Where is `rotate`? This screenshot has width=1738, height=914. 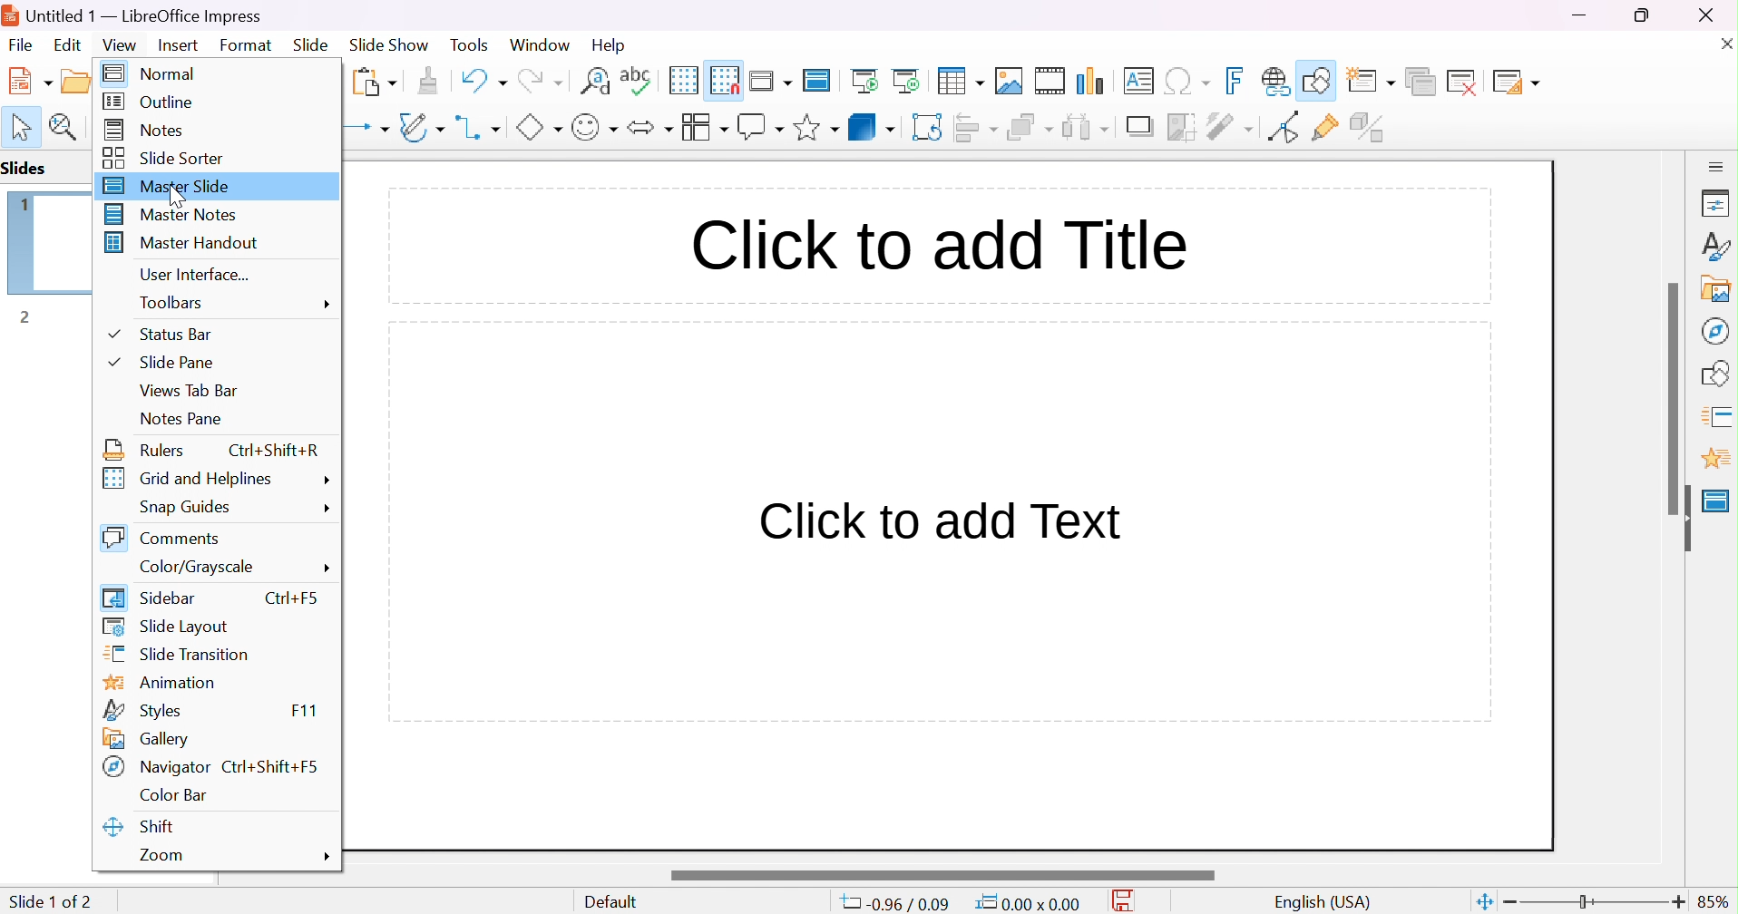 rotate is located at coordinates (929, 127).